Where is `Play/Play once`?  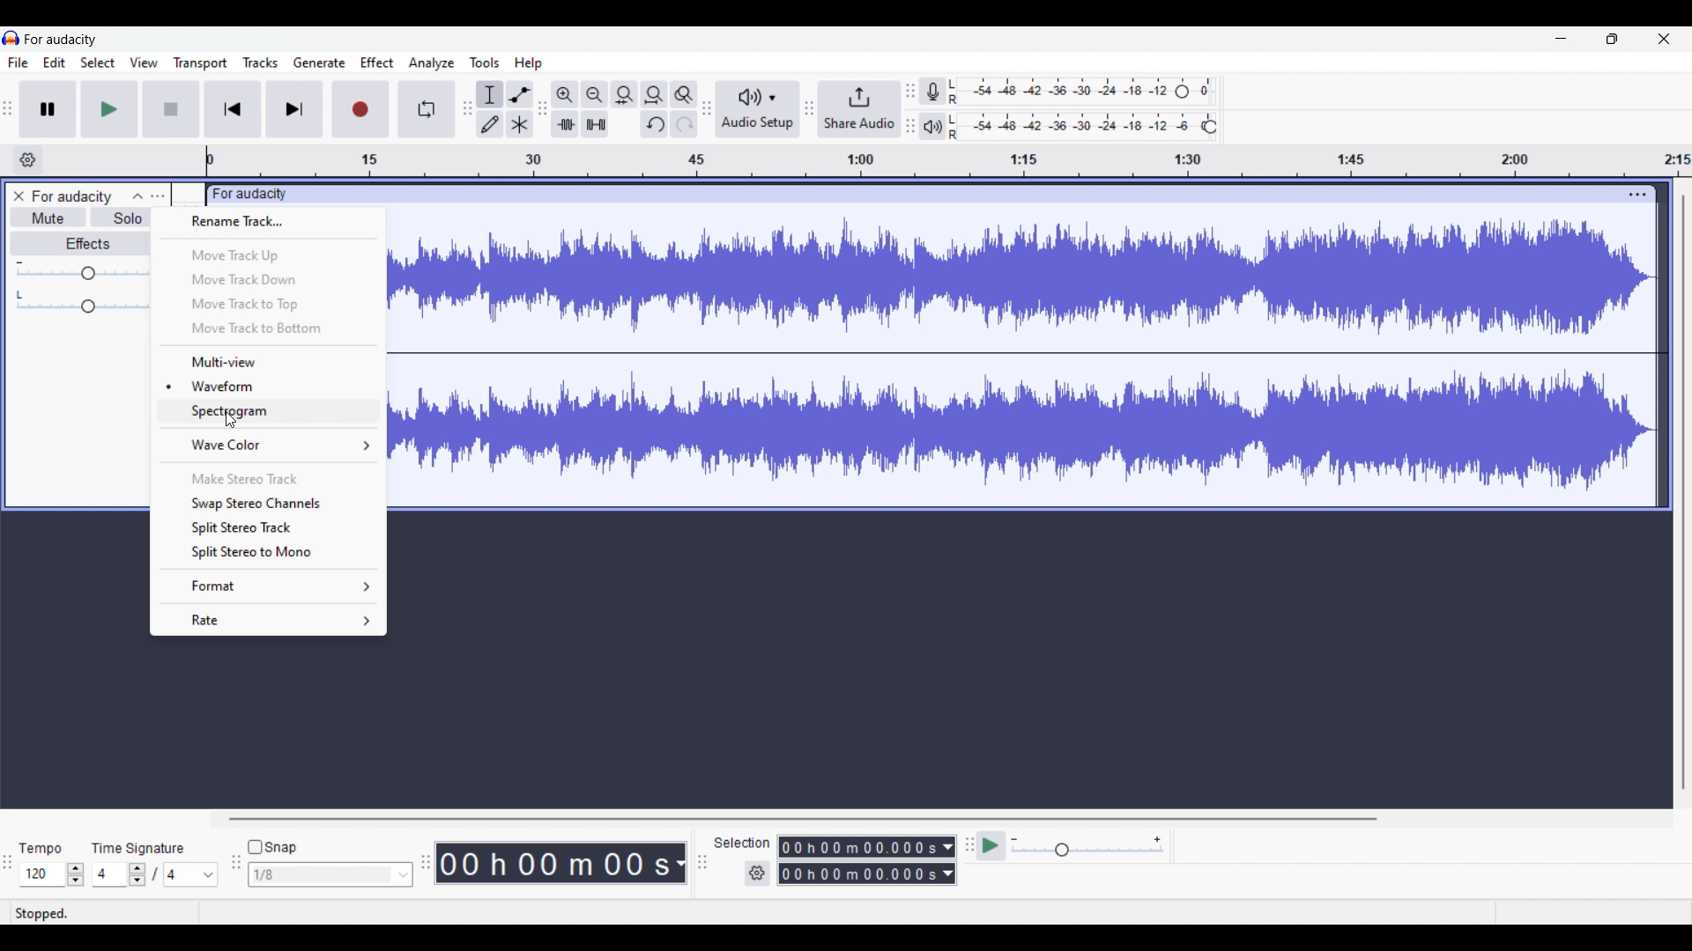 Play/Play once is located at coordinates (109, 109).